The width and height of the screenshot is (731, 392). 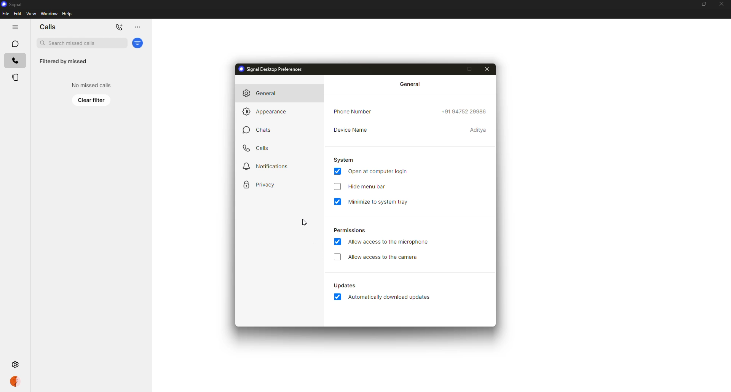 What do you see at coordinates (49, 14) in the screenshot?
I see `window` at bounding box center [49, 14].